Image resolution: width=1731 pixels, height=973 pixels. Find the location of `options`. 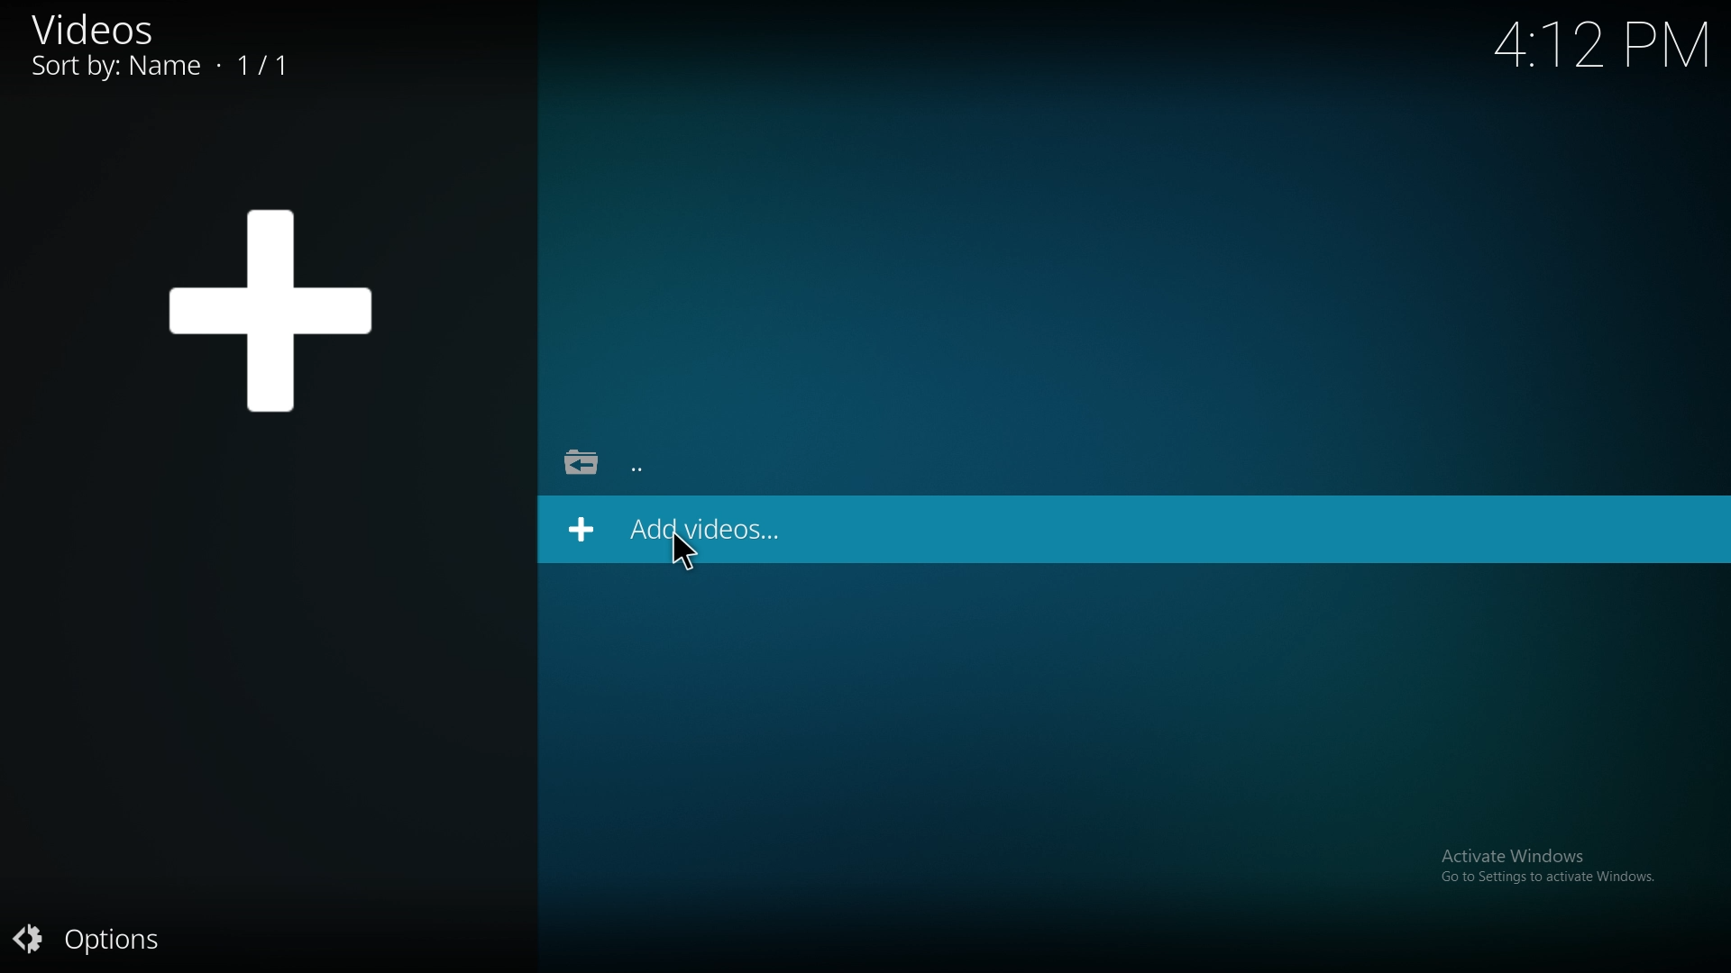

options is located at coordinates (109, 941).